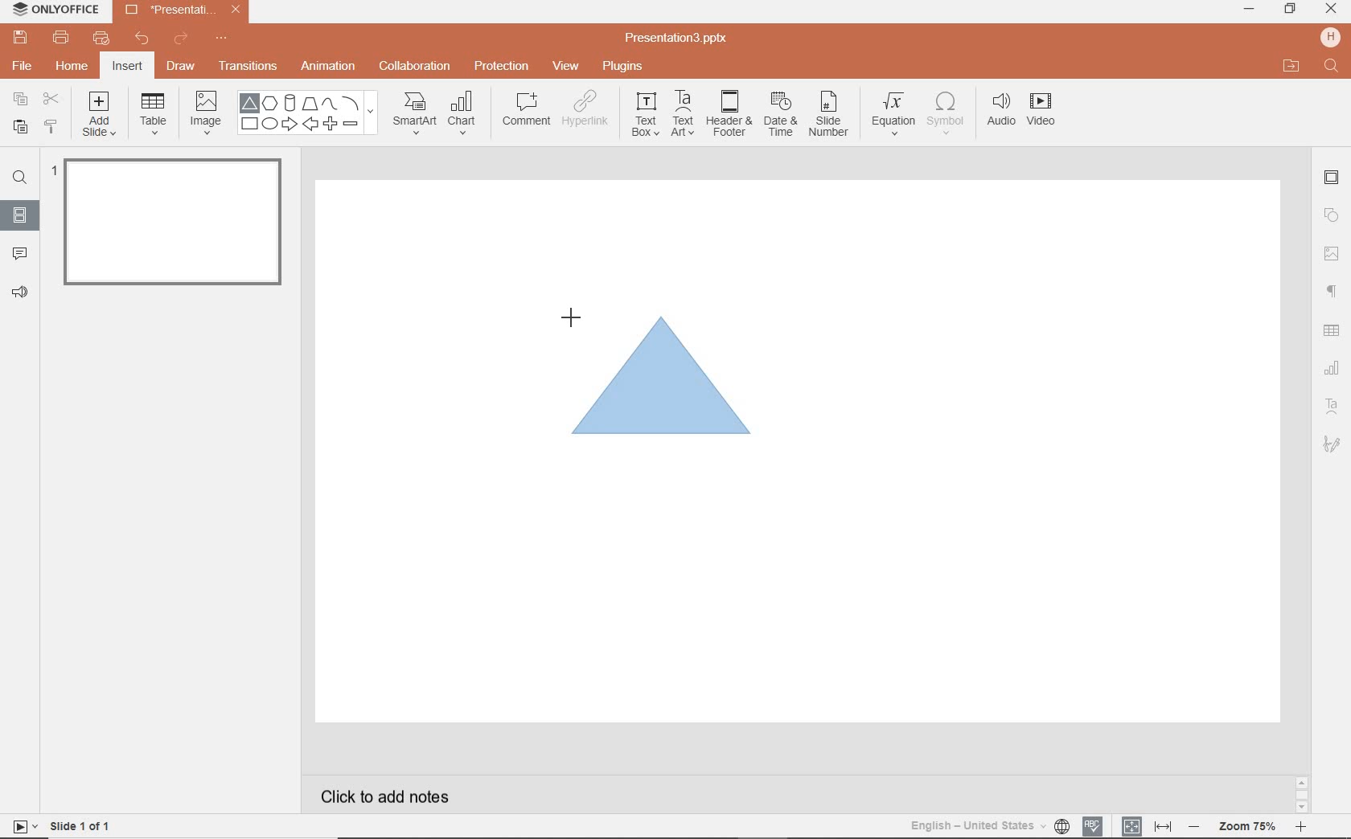 The image size is (1351, 839). What do you see at coordinates (23, 36) in the screenshot?
I see `SAVE` at bounding box center [23, 36].